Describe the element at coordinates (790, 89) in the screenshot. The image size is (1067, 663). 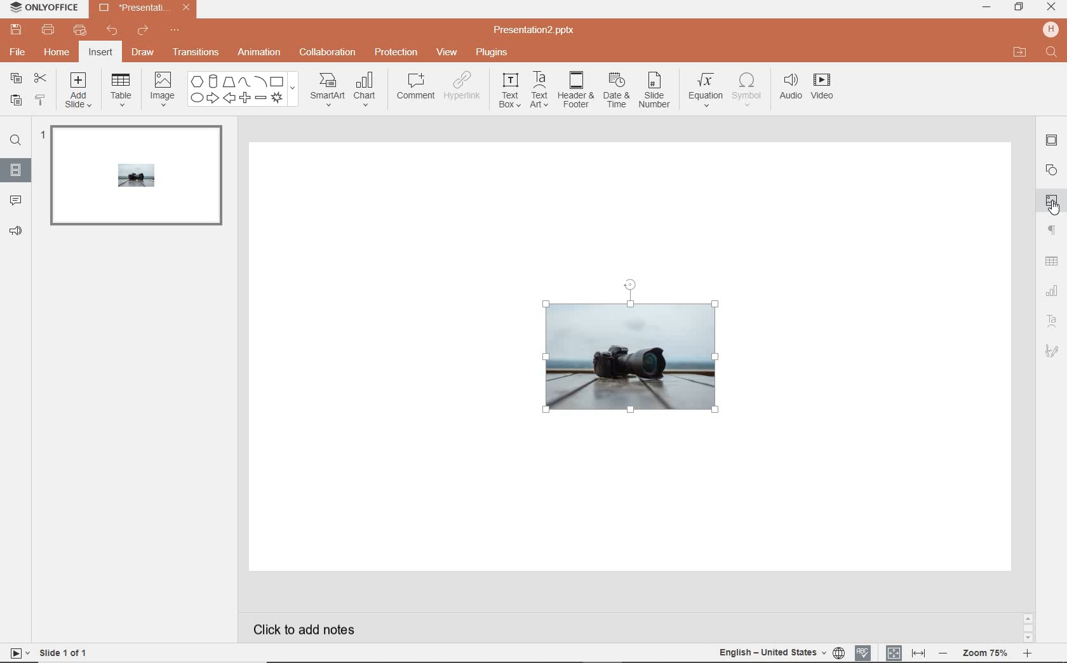
I see `audio` at that location.